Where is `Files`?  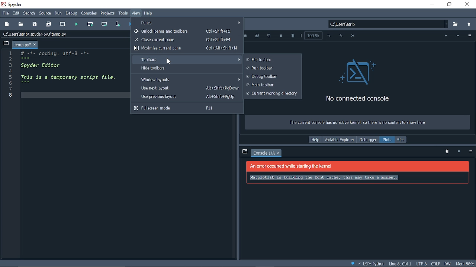 Files is located at coordinates (401, 139).